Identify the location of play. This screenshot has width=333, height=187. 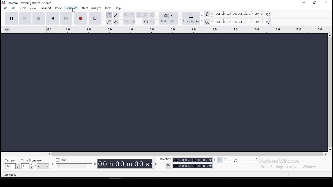
(25, 18).